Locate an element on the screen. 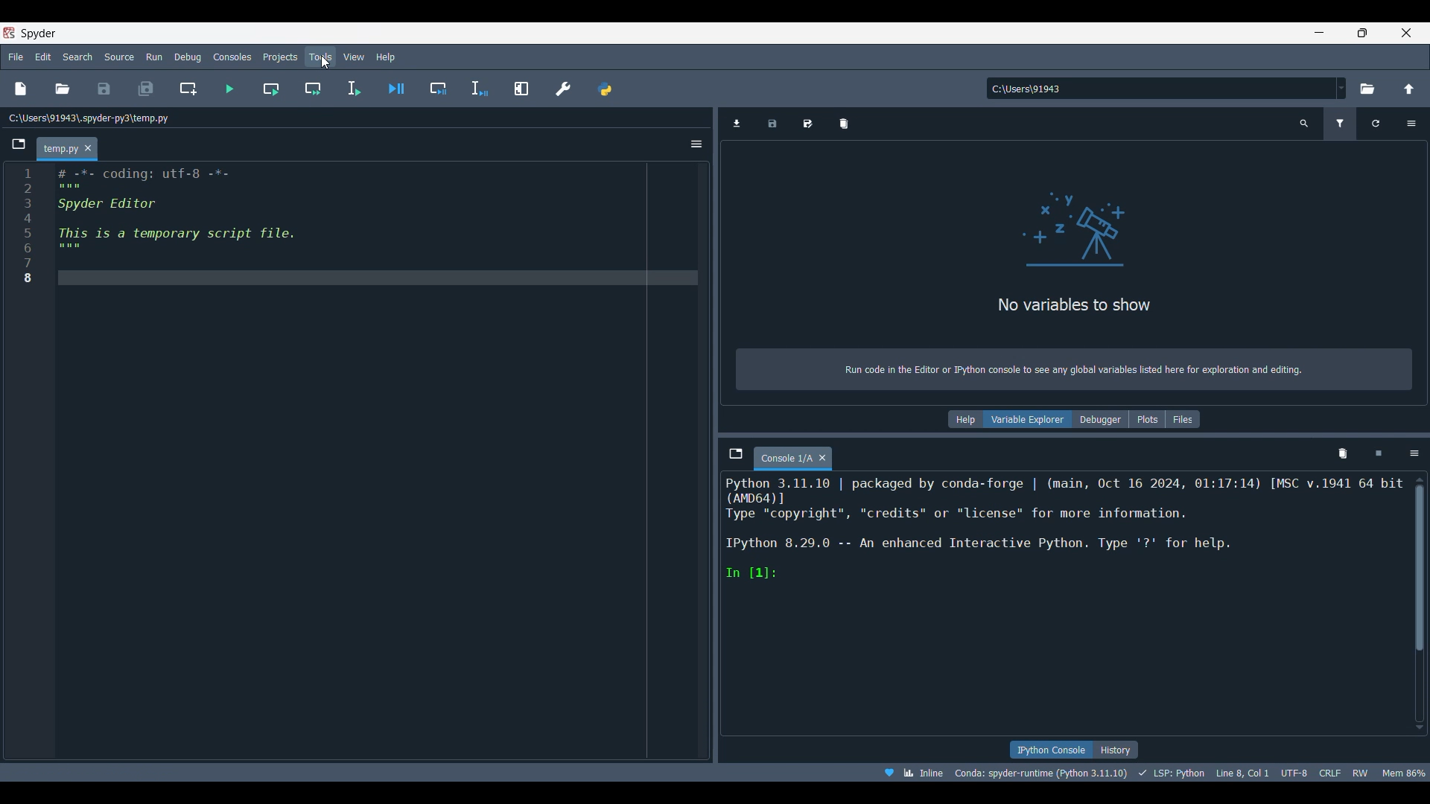 Image resolution: width=1430 pixels, height=804 pixels. Interrupt kernel is located at coordinates (1379, 454).